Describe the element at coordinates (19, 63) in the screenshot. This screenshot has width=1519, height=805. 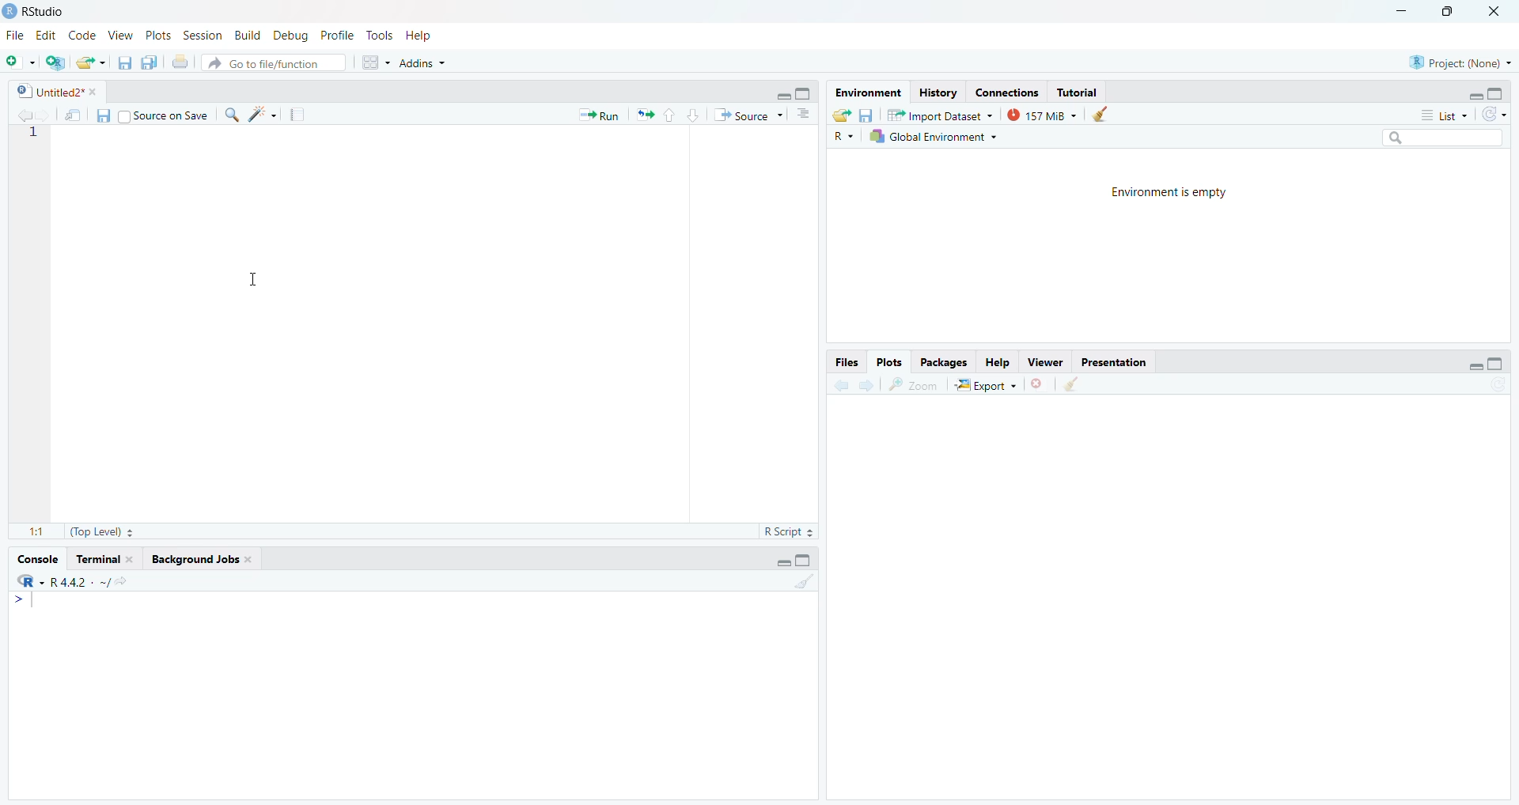
I see `new file` at that location.